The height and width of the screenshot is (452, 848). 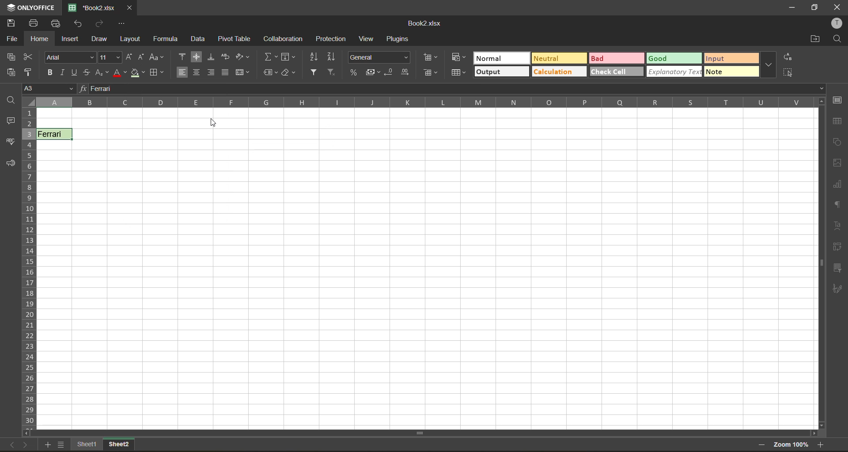 I want to click on home, so click(x=40, y=39).